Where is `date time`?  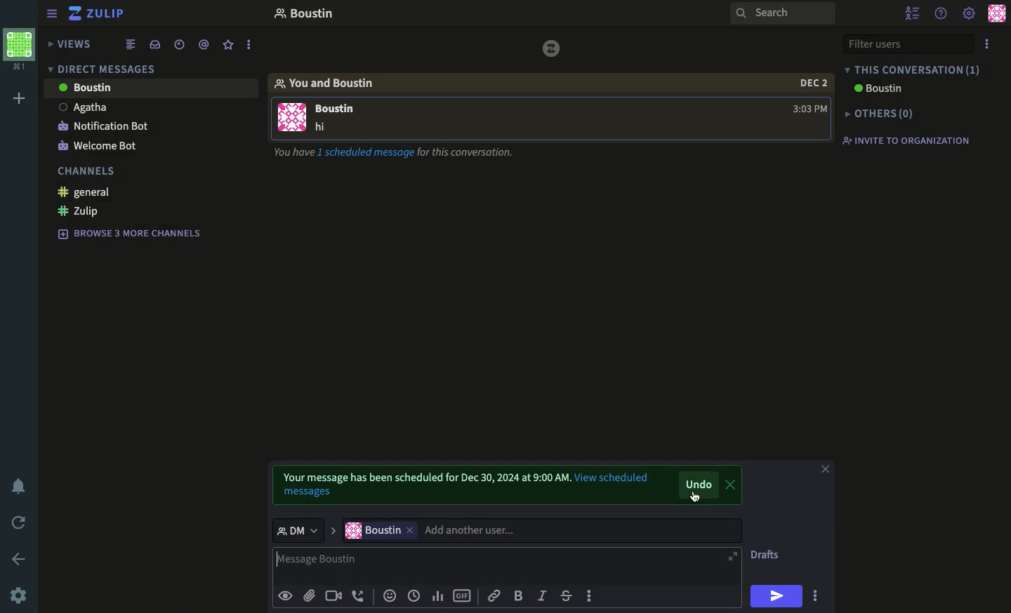
date time is located at coordinates (414, 595).